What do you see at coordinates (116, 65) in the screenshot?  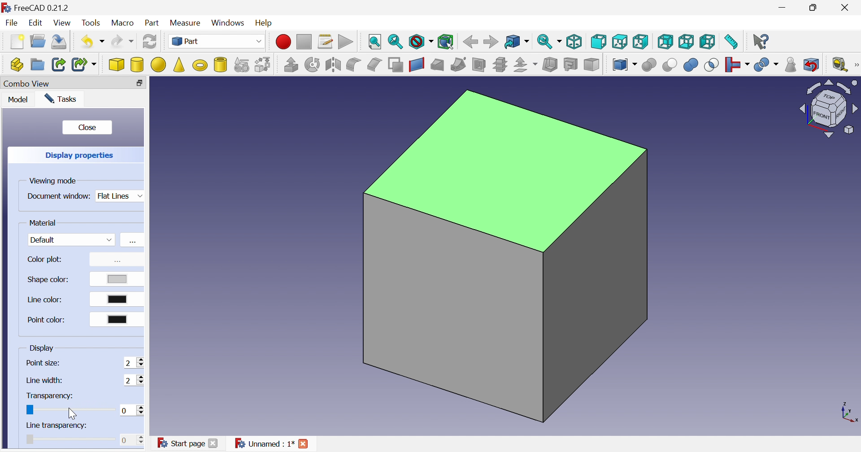 I see `Cube` at bounding box center [116, 65].